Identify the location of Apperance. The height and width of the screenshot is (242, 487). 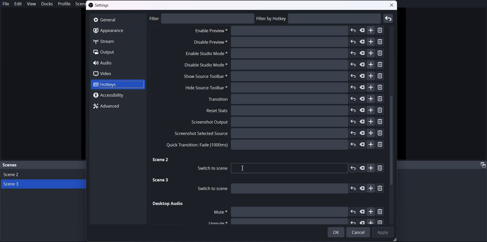
(117, 30).